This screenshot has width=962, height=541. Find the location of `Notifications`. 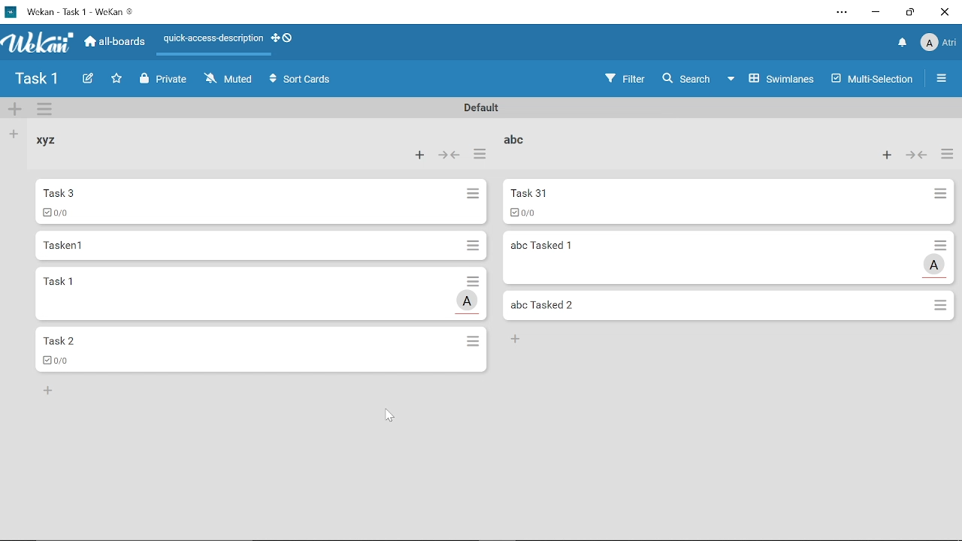

Notifications is located at coordinates (903, 44).